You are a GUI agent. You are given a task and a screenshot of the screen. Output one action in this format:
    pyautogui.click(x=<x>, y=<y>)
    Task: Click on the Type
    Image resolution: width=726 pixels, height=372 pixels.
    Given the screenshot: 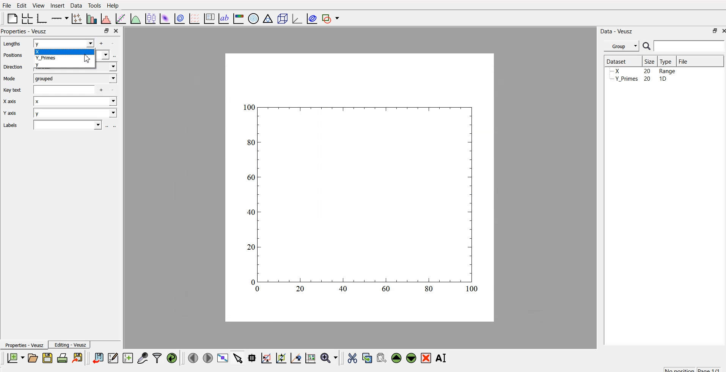 What is the action you would take?
    pyautogui.click(x=668, y=61)
    